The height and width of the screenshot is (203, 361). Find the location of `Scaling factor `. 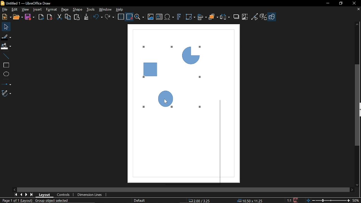

Scaling factor  is located at coordinates (289, 200).